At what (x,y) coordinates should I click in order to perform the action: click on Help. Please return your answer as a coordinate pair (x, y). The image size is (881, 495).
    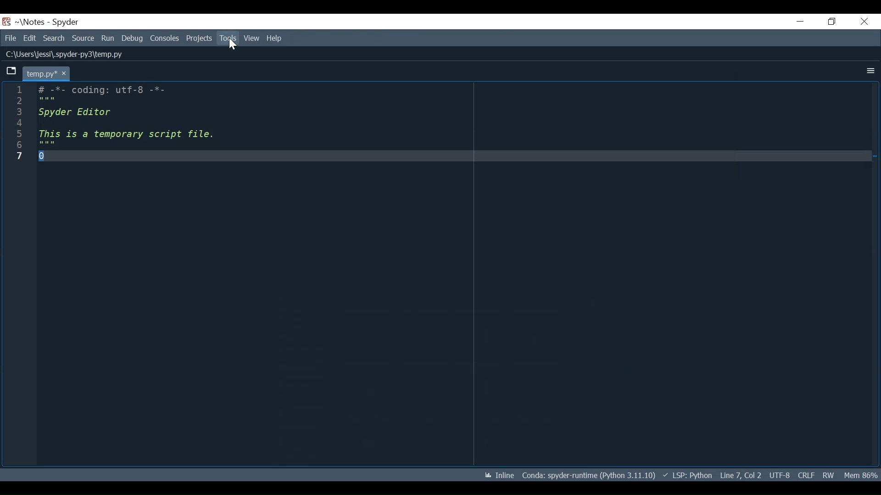
    Looking at the image, I should click on (278, 38).